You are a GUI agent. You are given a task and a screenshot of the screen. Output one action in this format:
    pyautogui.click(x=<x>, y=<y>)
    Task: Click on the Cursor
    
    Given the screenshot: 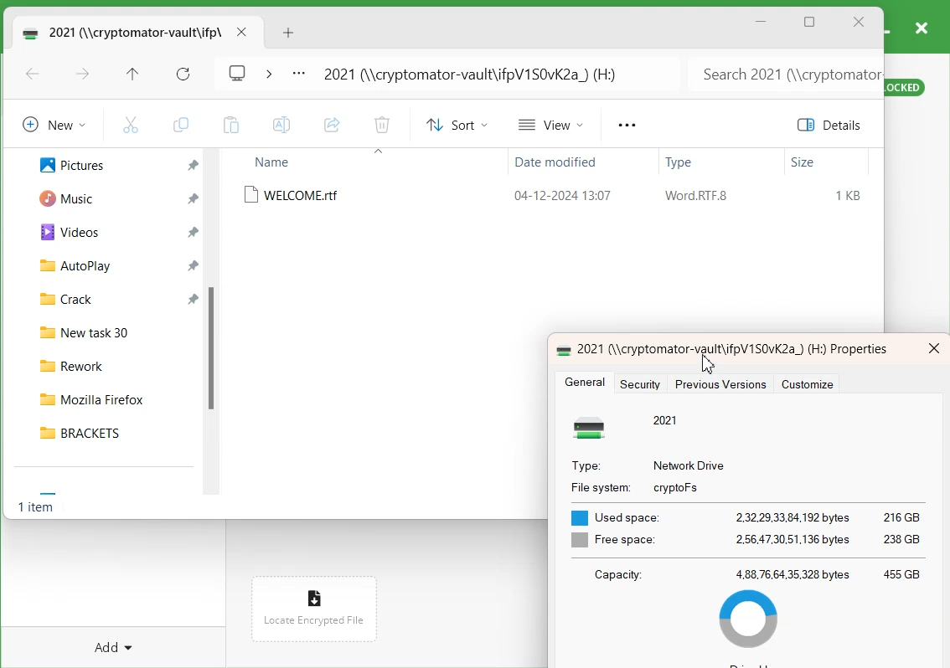 What is the action you would take?
    pyautogui.click(x=708, y=362)
    